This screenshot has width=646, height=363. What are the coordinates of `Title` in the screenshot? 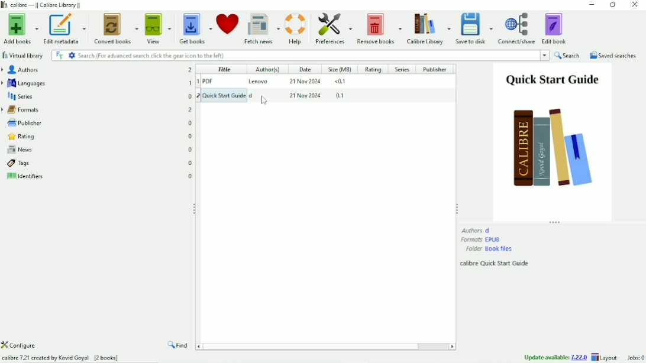 It's located at (224, 69).